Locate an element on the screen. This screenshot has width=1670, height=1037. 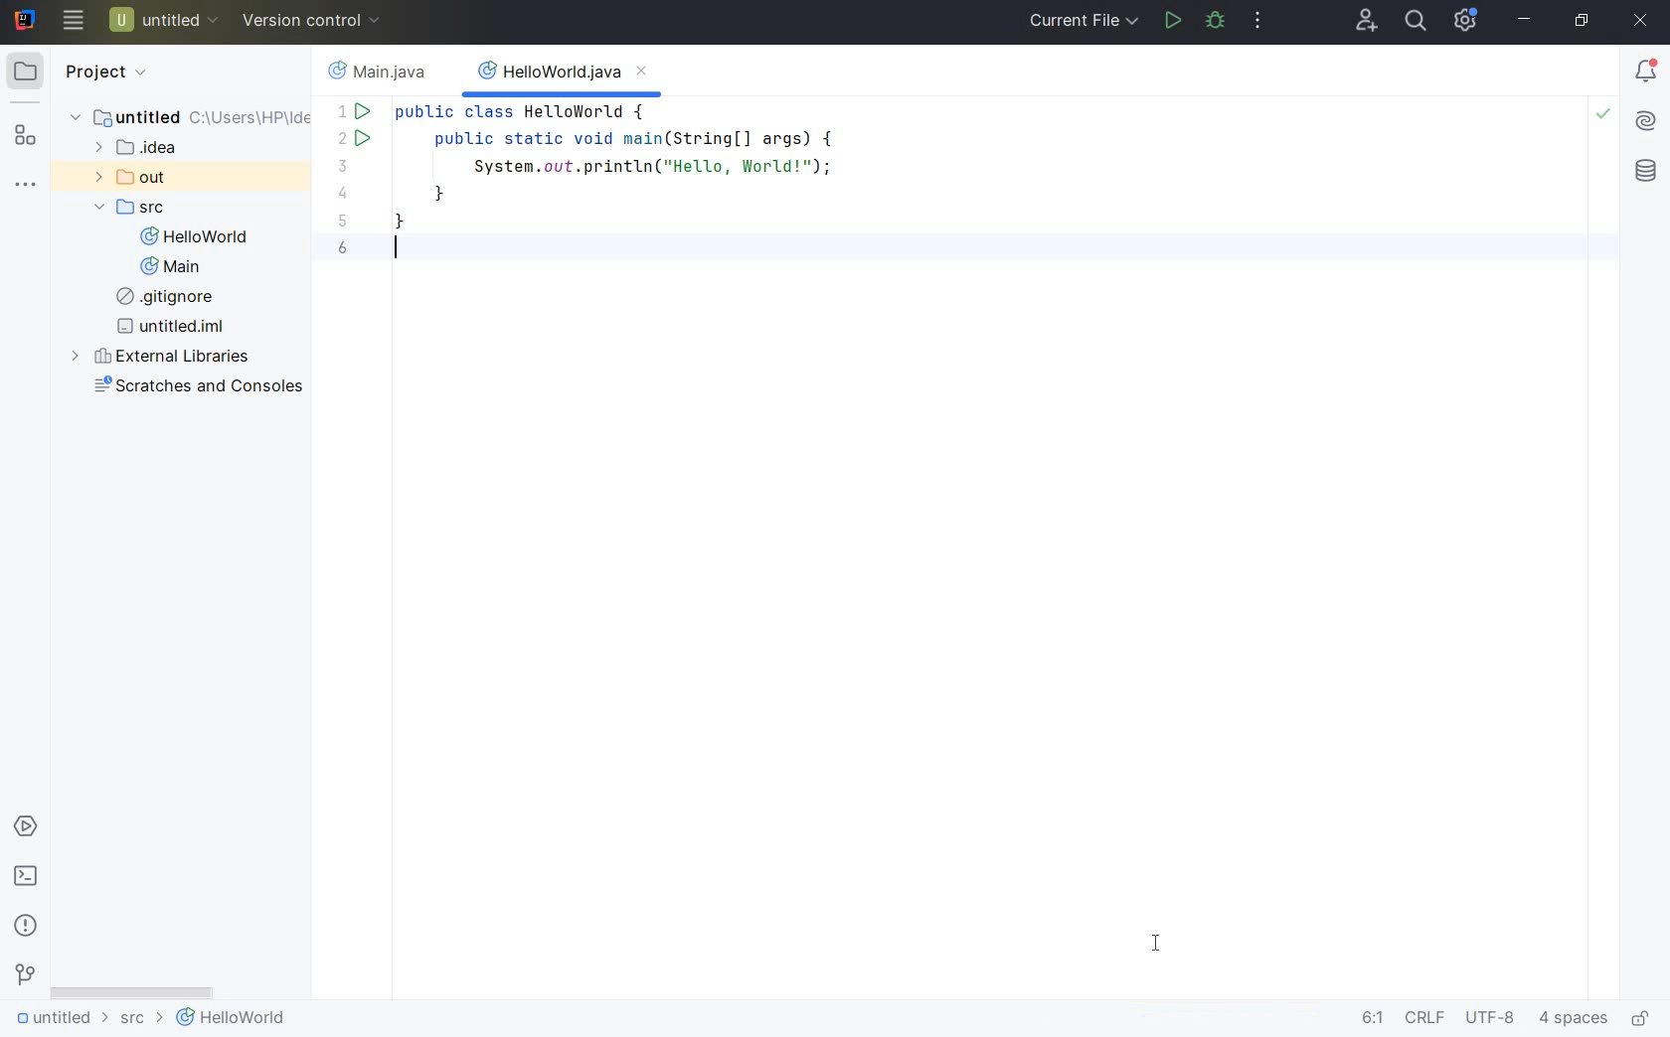
UNTITLED (project name) is located at coordinates (165, 19).